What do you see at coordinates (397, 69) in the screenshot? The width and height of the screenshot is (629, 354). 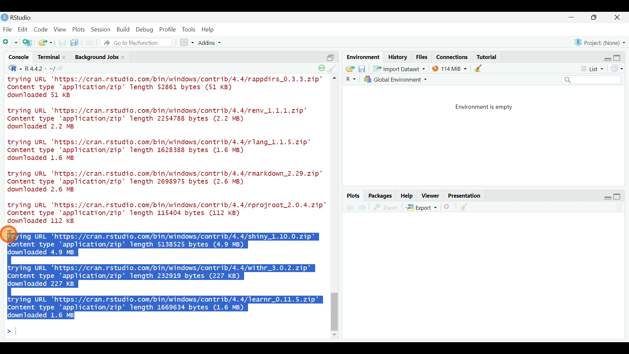 I see `* Import Dataset *` at bounding box center [397, 69].